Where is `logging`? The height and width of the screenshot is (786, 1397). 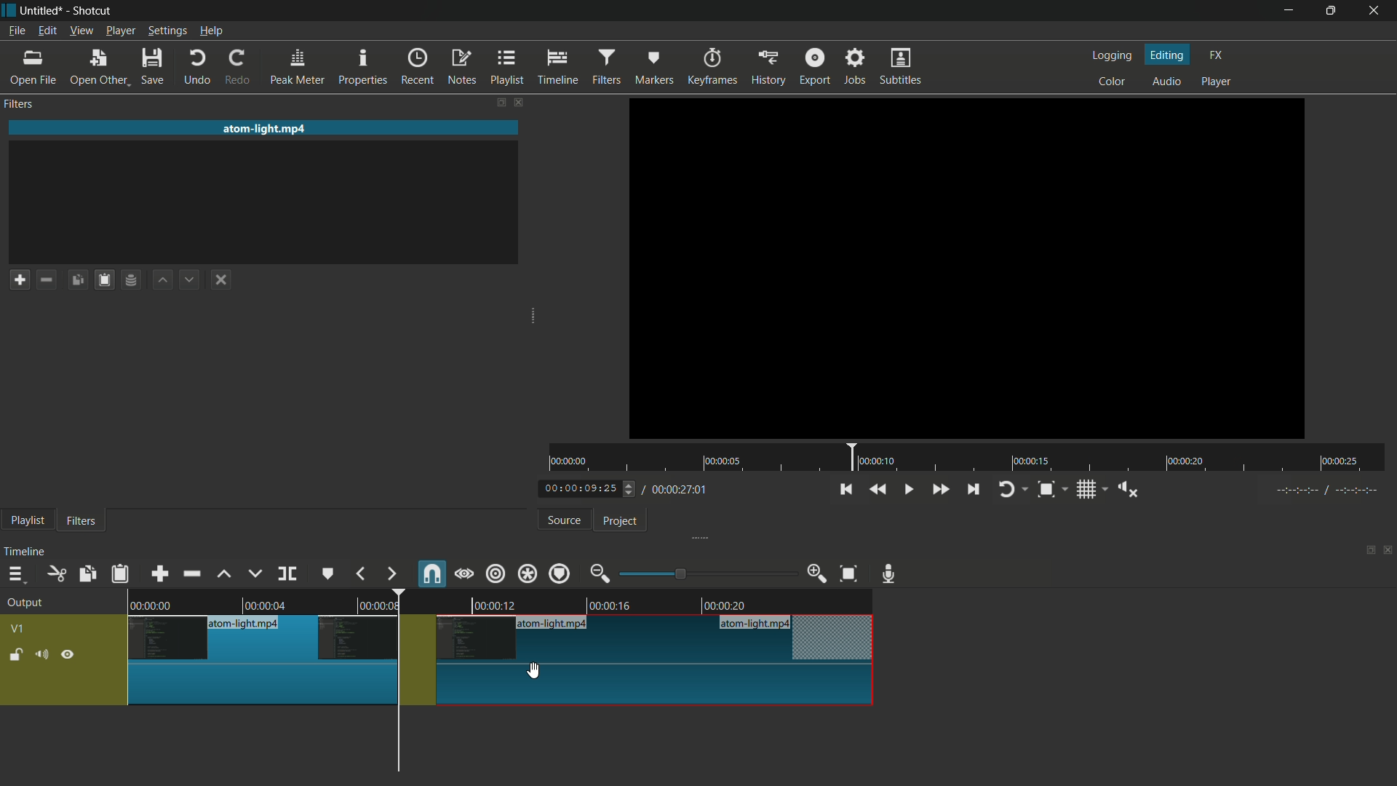 logging is located at coordinates (1115, 55).